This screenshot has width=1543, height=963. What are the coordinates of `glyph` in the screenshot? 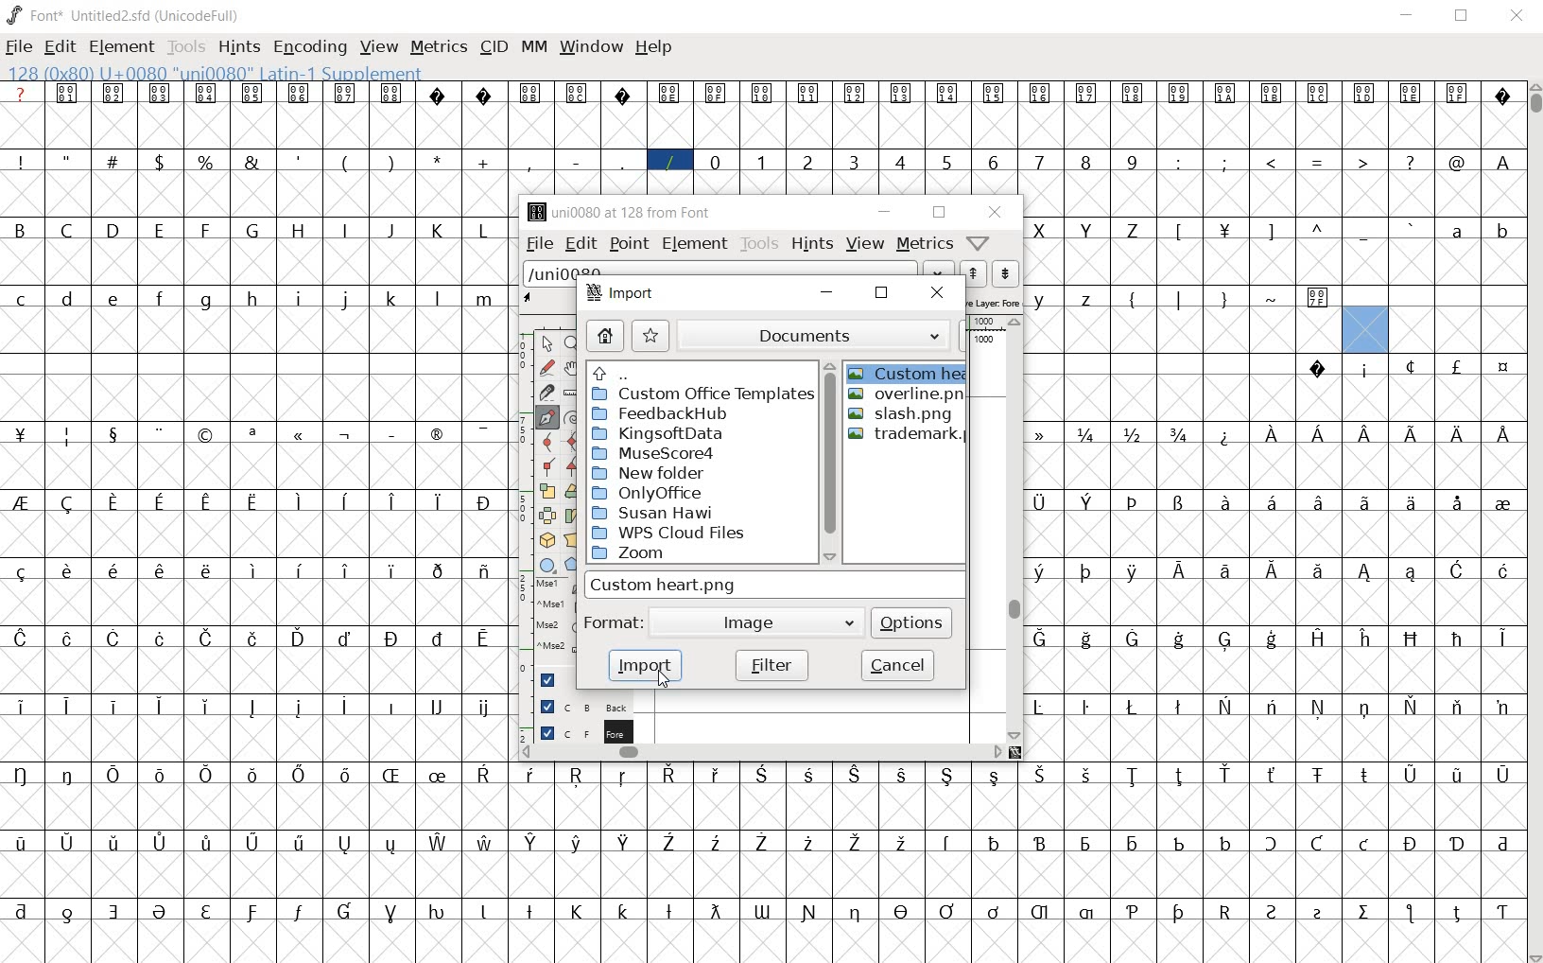 It's located at (528, 163).